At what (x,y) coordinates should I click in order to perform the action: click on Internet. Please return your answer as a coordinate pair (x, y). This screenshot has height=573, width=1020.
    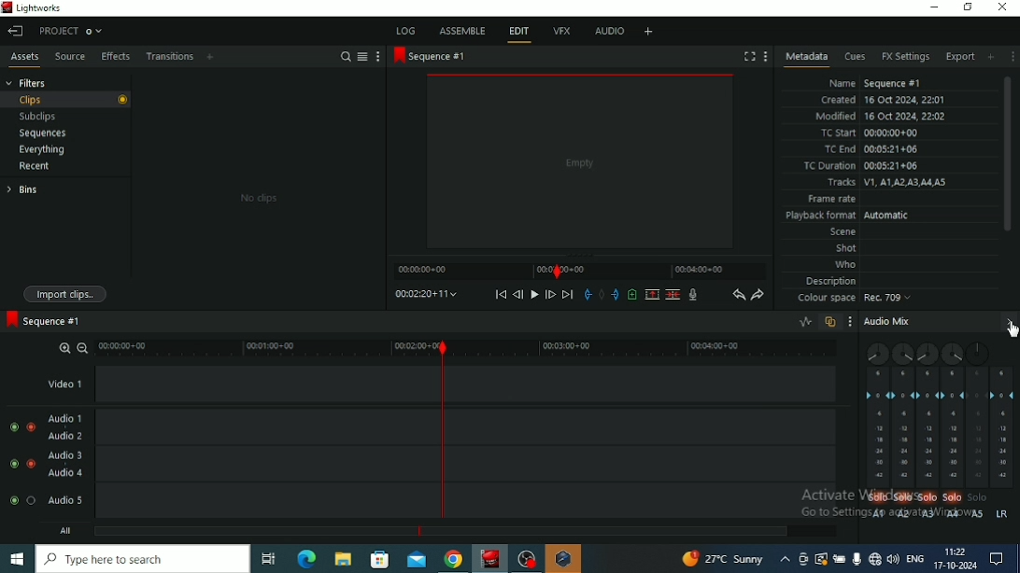
    Looking at the image, I should click on (875, 559).